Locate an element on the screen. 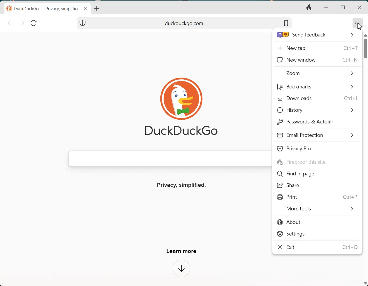 Image resolution: width=368 pixels, height=286 pixels. Search bar is located at coordinates (184, 23).